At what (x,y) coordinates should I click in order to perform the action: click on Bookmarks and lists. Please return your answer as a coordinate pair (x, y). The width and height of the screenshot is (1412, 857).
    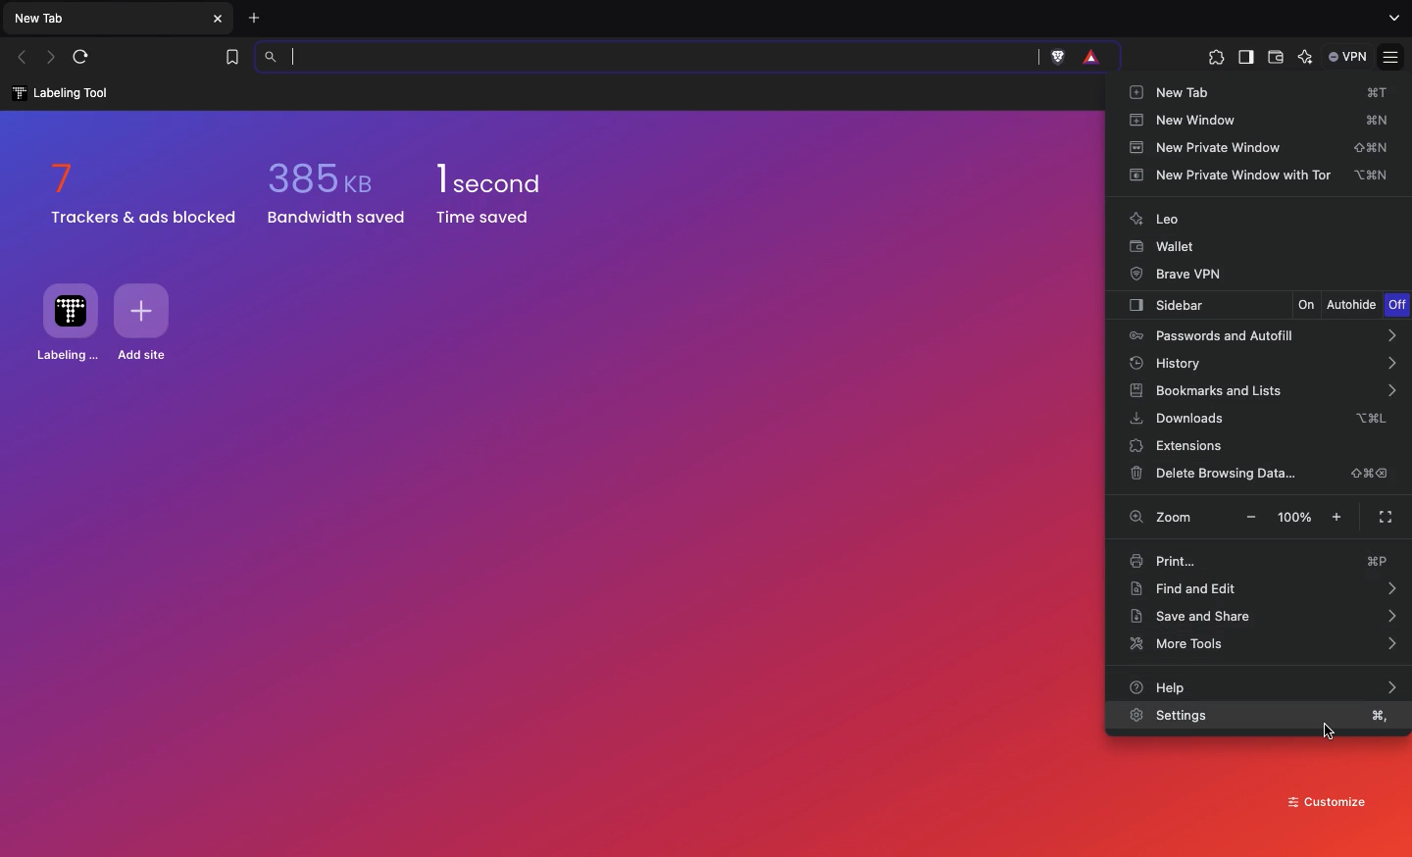
    Looking at the image, I should click on (1261, 392).